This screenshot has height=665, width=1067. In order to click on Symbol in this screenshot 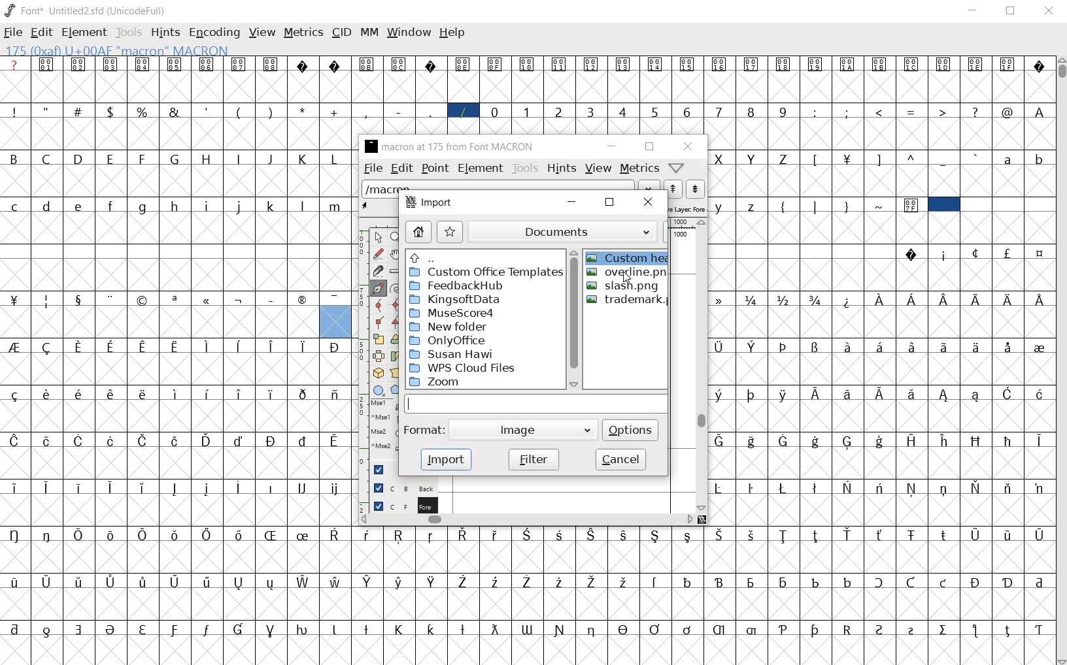, I will do `click(175, 64)`.